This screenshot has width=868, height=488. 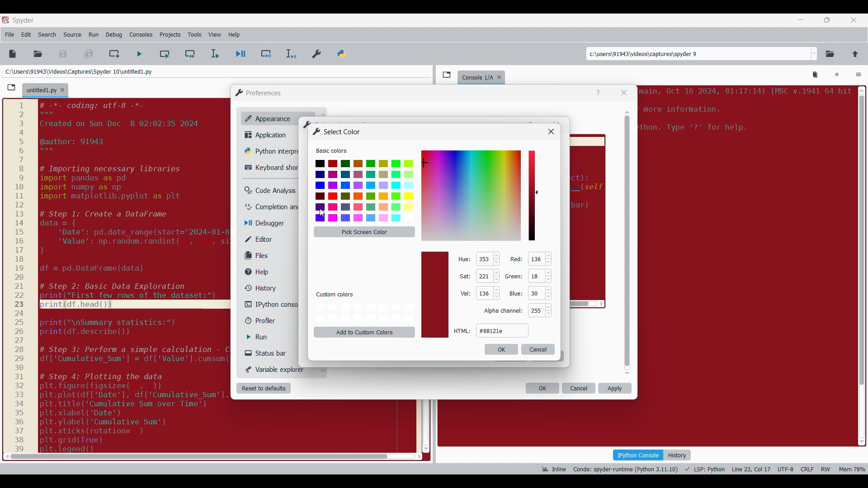 What do you see at coordinates (266, 117) in the screenshot?
I see `Appearance, current selection highlighted` at bounding box center [266, 117].